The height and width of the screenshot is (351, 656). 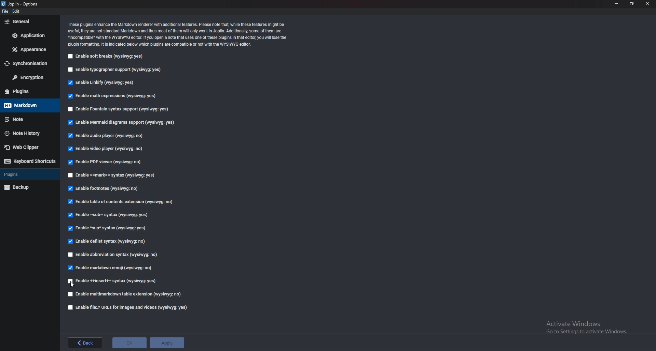 What do you see at coordinates (28, 162) in the screenshot?
I see `Keyboard shortcuts` at bounding box center [28, 162].